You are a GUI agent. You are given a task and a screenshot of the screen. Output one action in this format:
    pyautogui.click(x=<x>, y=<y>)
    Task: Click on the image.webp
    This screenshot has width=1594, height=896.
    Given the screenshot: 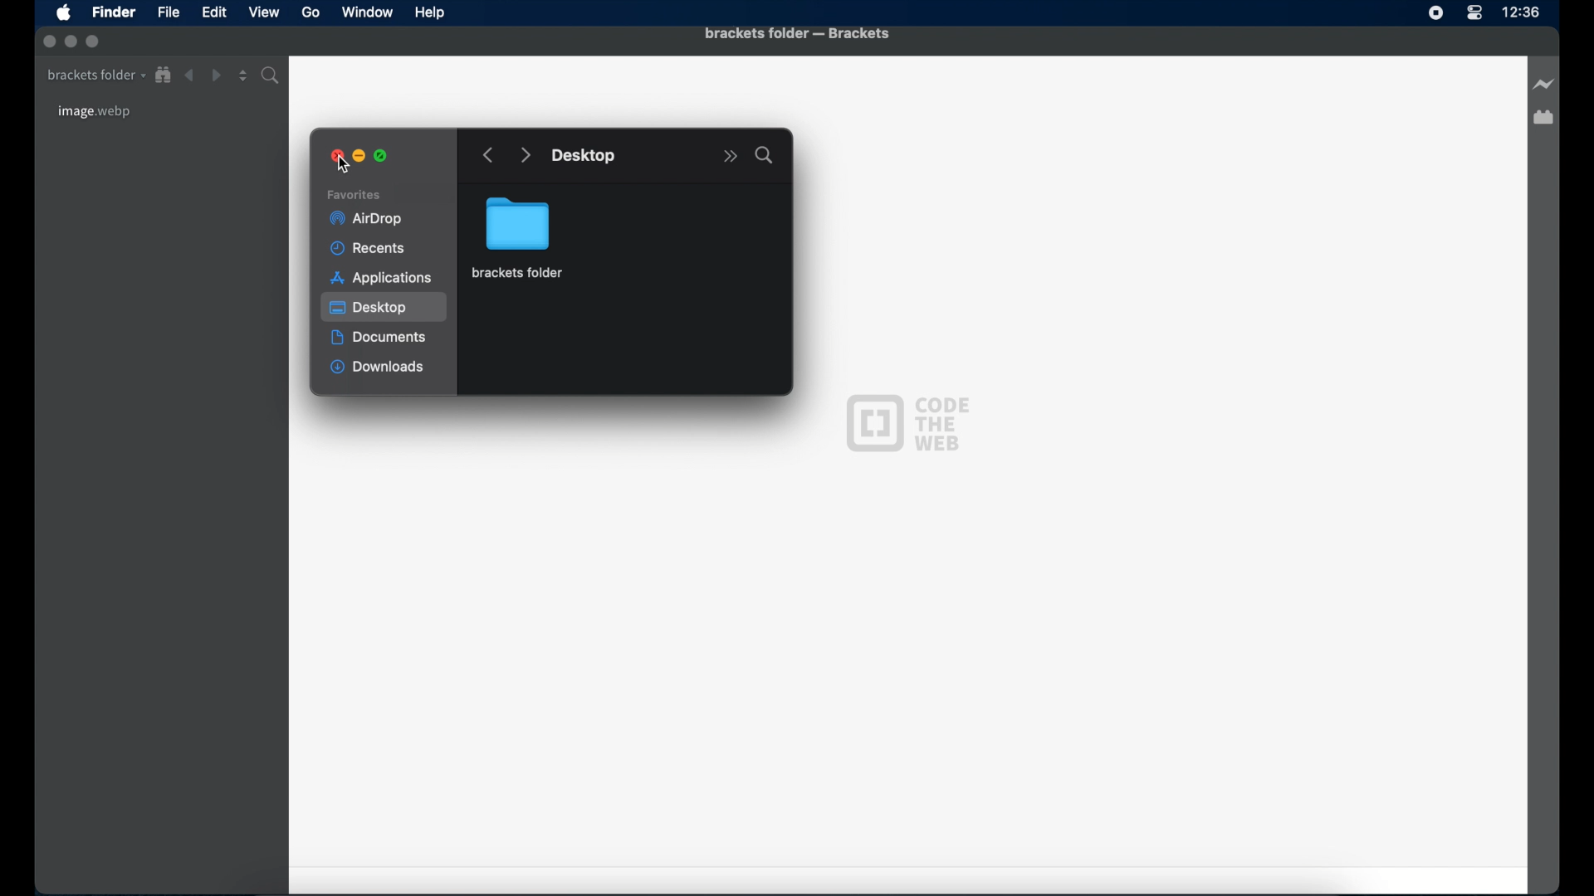 What is the action you would take?
    pyautogui.click(x=94, y=112)
    